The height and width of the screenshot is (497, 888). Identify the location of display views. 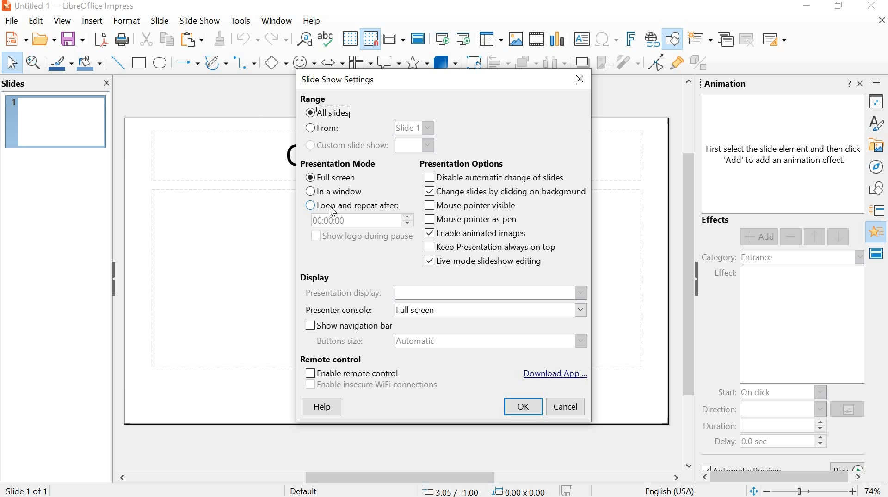
(394, 39).